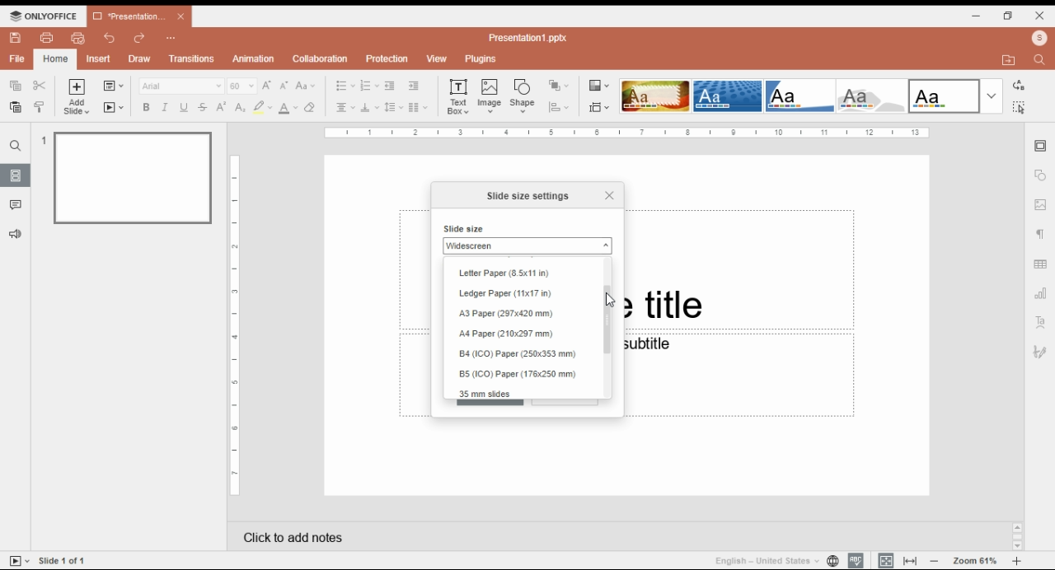  Describe the element at coordinates (523, 96) in the screenshot. I see `insert shape` at that location.